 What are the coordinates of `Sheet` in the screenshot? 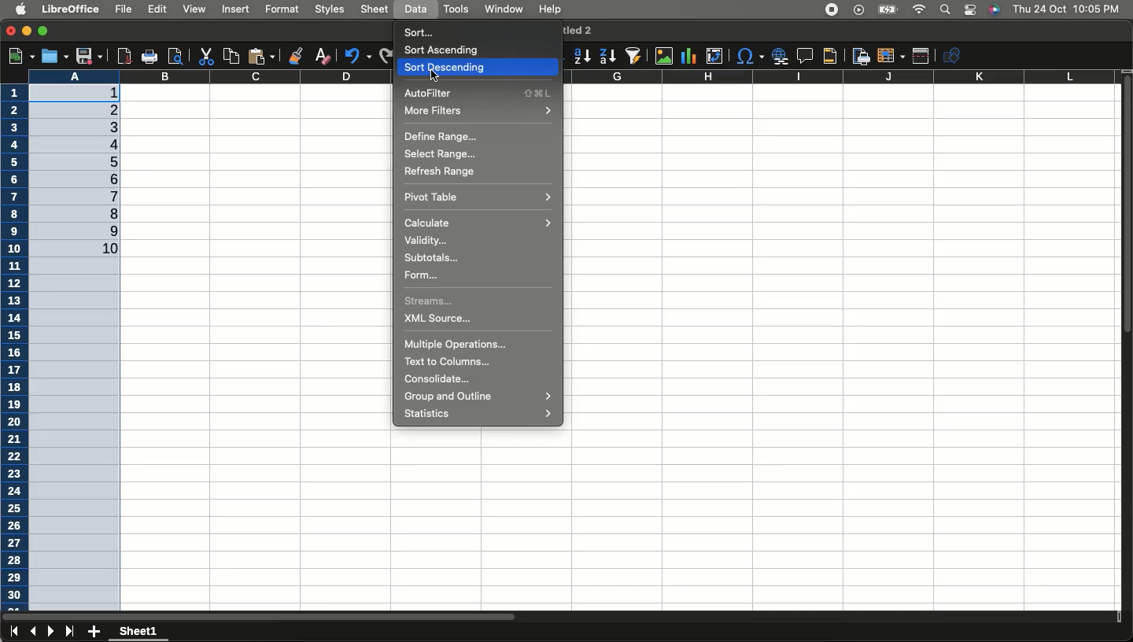 It's located at (375, 9).